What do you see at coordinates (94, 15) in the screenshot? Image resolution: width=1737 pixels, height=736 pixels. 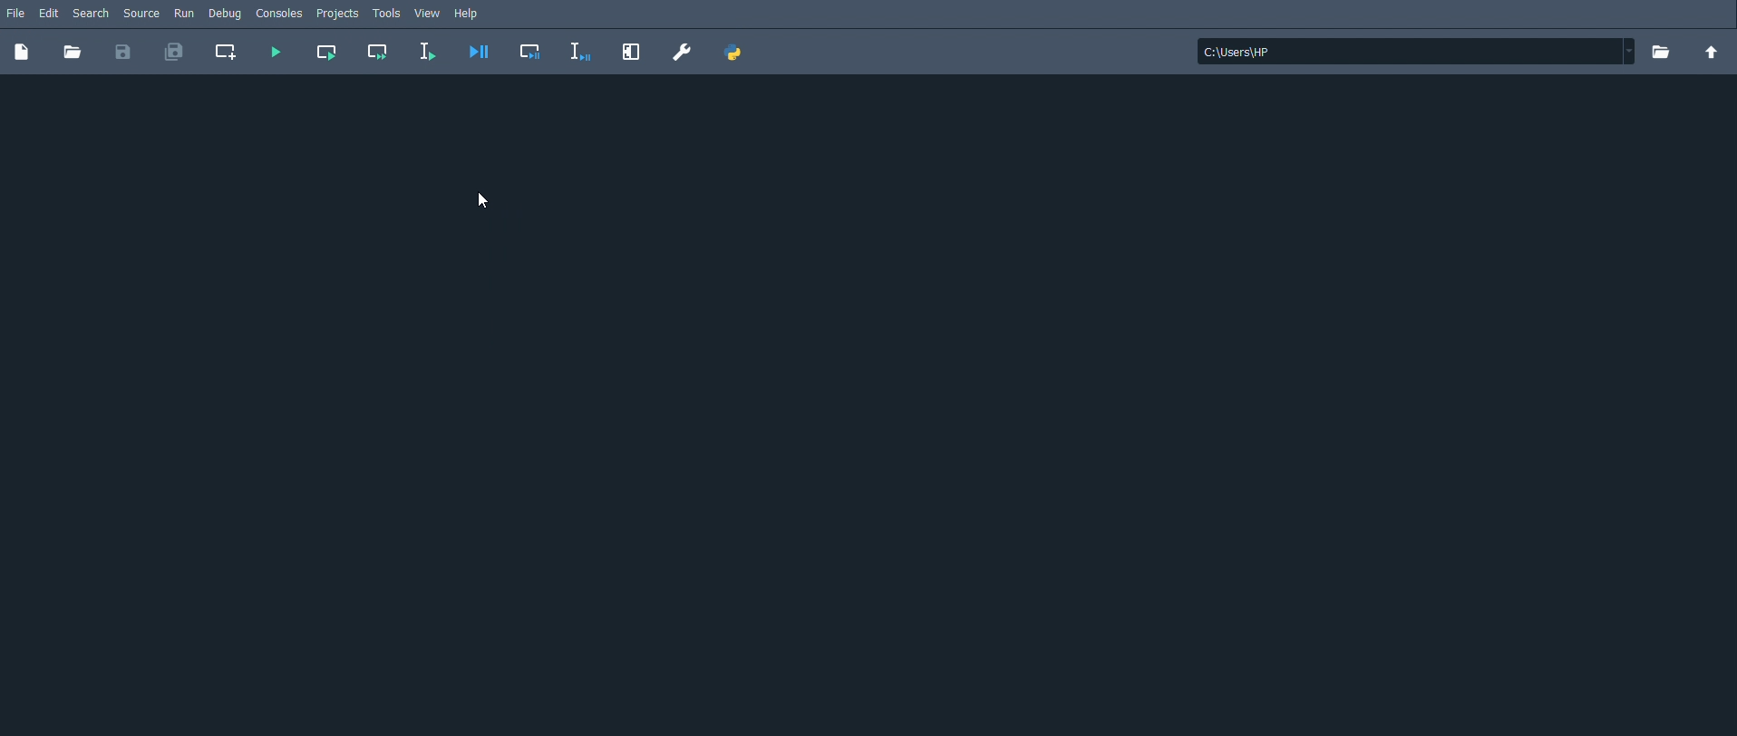 I see `Search` at bounding box center [94, 15].